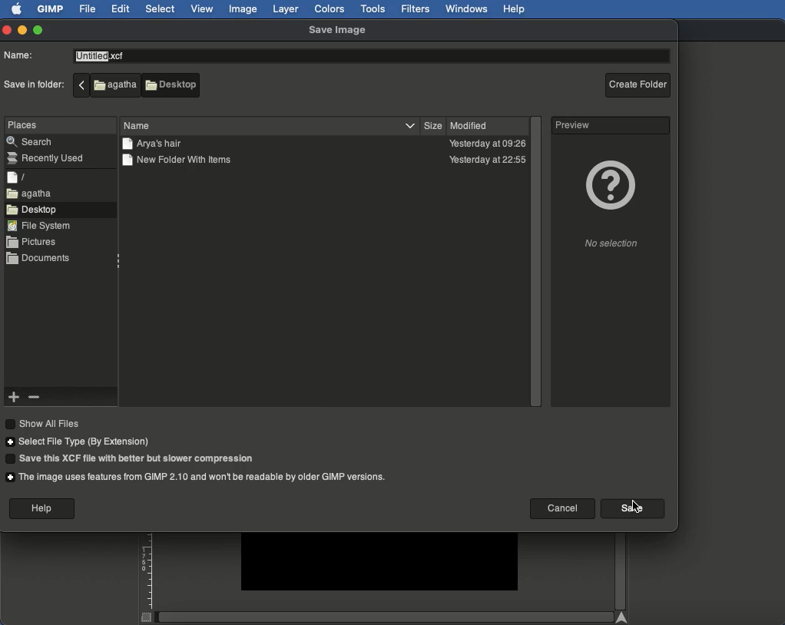 This screenshot has height=625, width=785. Describe the element at coordinates (198, 477) in the screenshot. I see `Image uses features from GIMP 2.10` at that location.